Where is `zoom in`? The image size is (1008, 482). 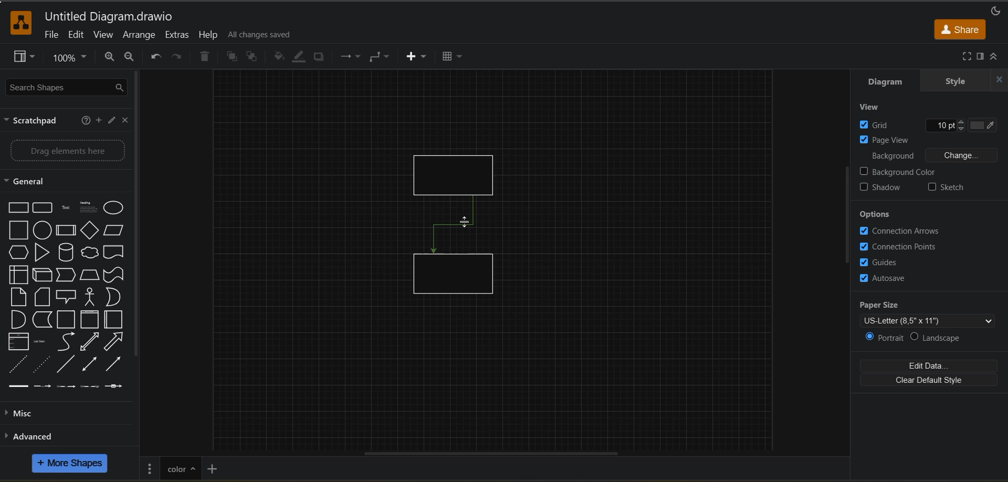 zoom in is located at coordinates (110, 58).